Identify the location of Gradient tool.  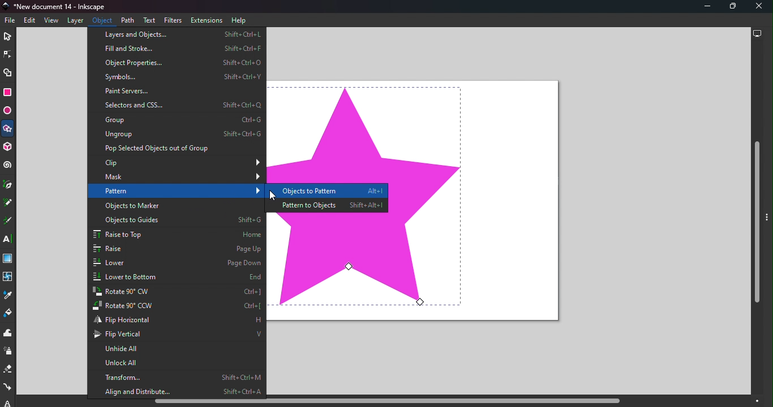
(8, 259).